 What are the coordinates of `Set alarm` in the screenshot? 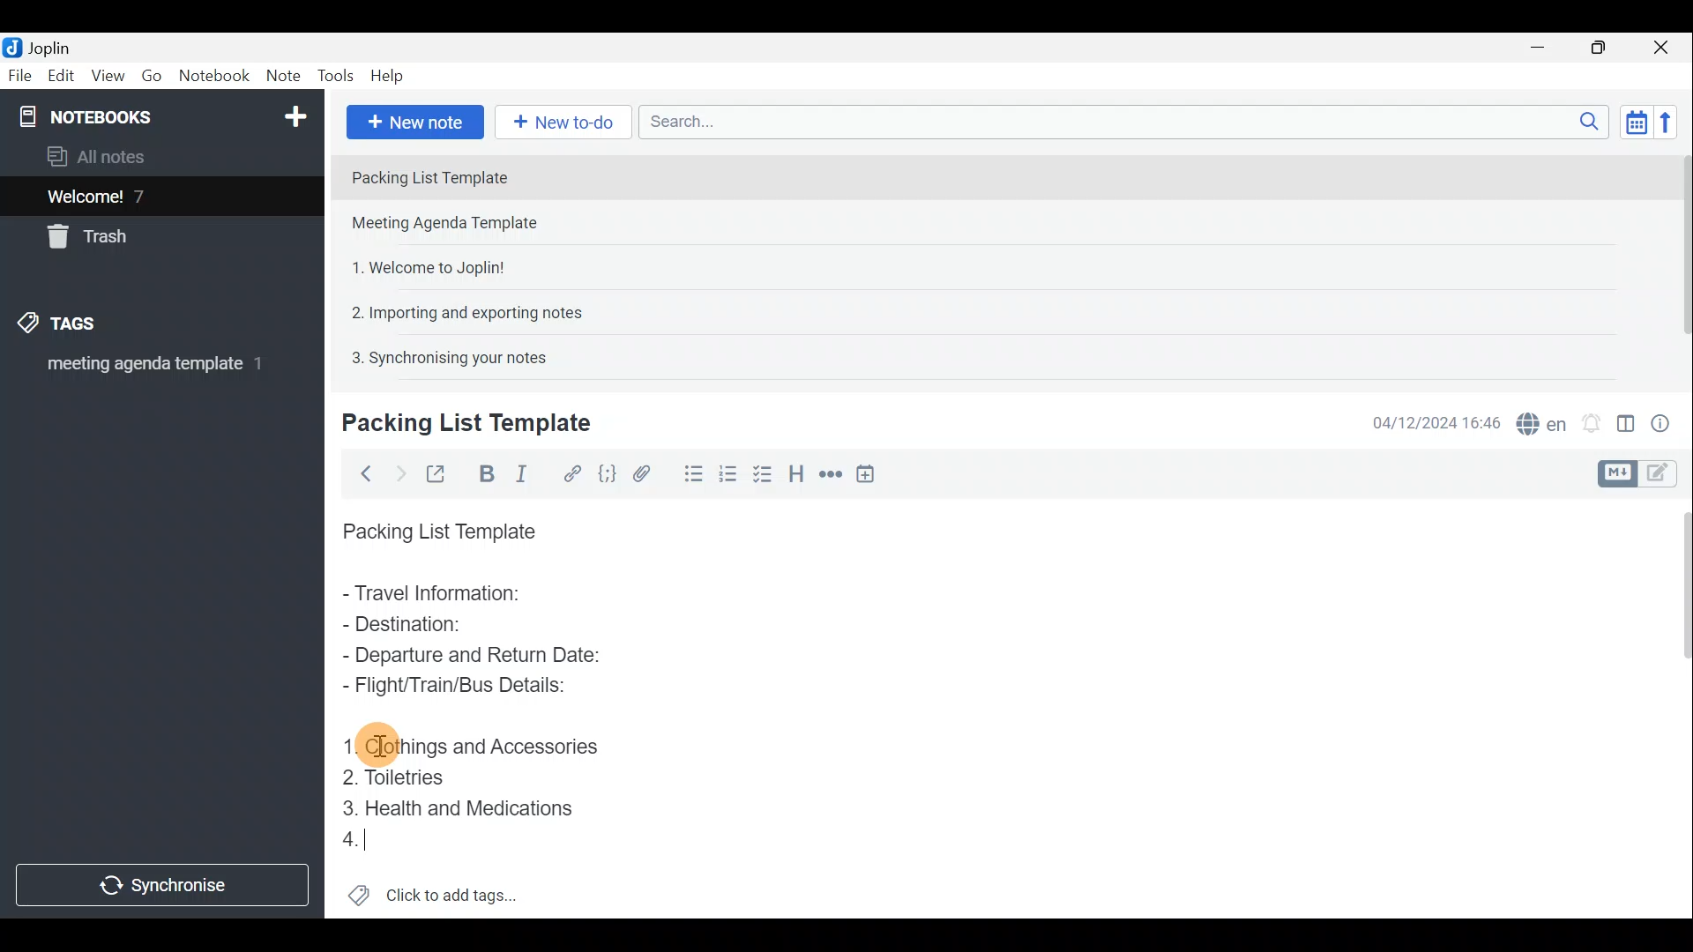 It's located at (1591, 419).